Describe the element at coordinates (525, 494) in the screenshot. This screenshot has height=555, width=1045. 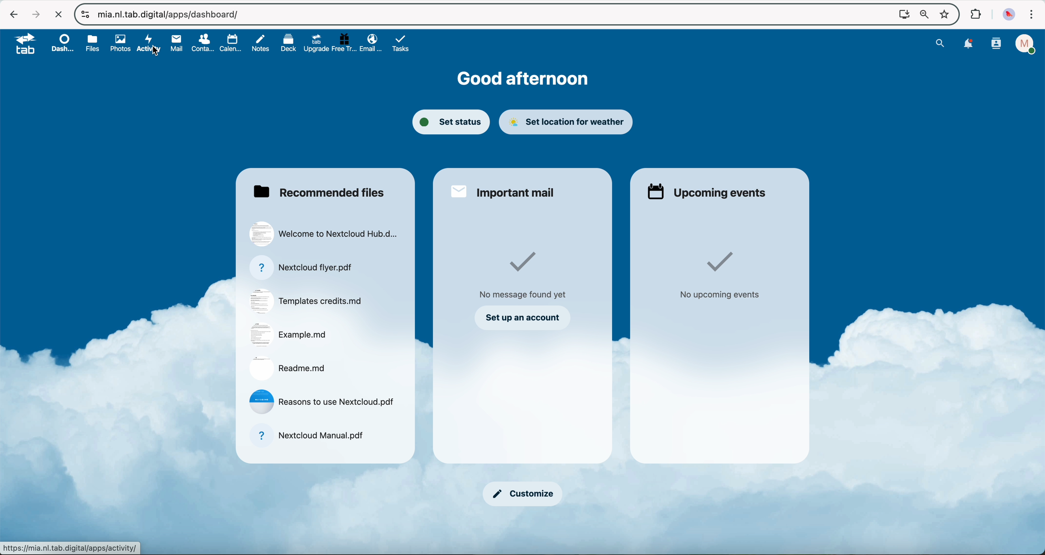
I see `customize button` at that location.